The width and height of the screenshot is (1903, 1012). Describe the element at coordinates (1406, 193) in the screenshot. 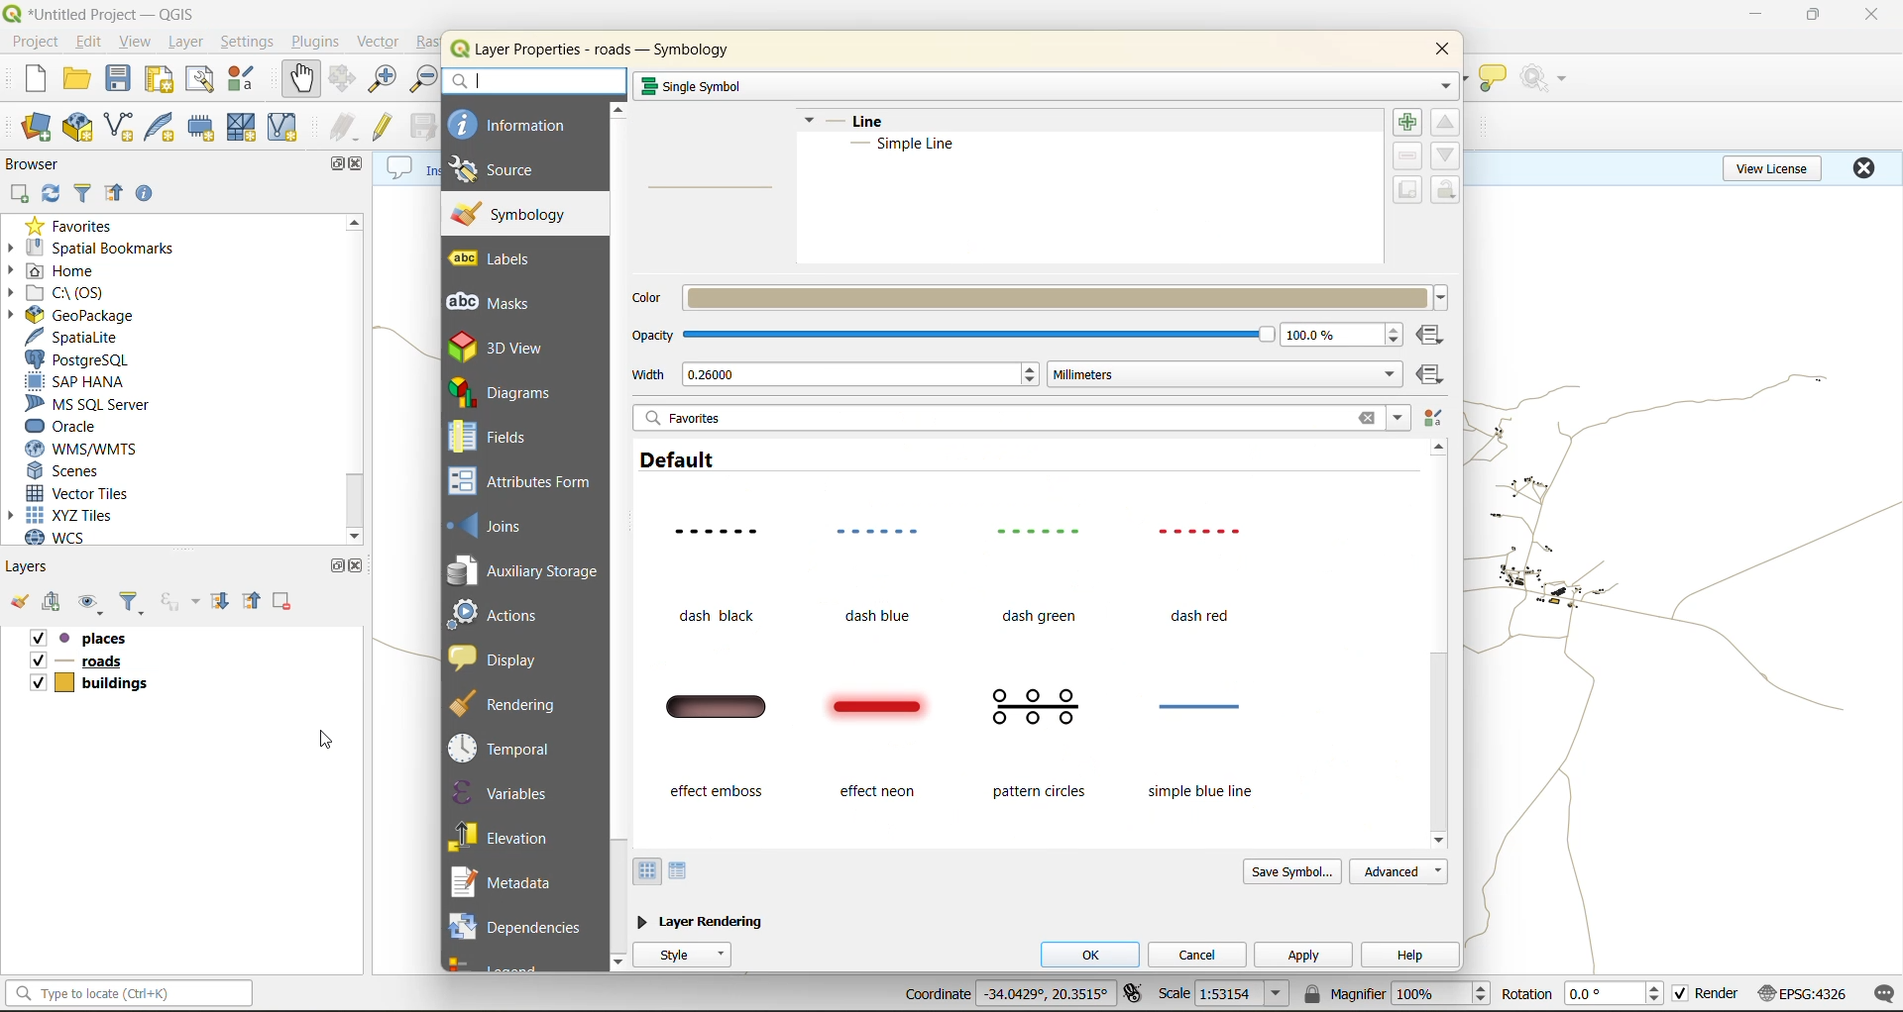

I see `duplicate symbol layer` at that location.